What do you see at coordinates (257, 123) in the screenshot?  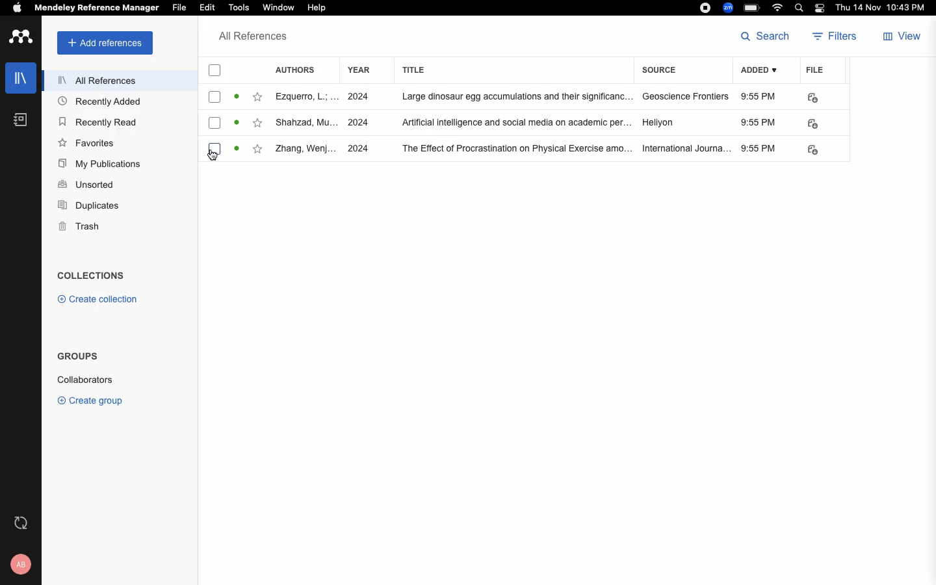 I see `favourite` at bounding box center [257, 123].